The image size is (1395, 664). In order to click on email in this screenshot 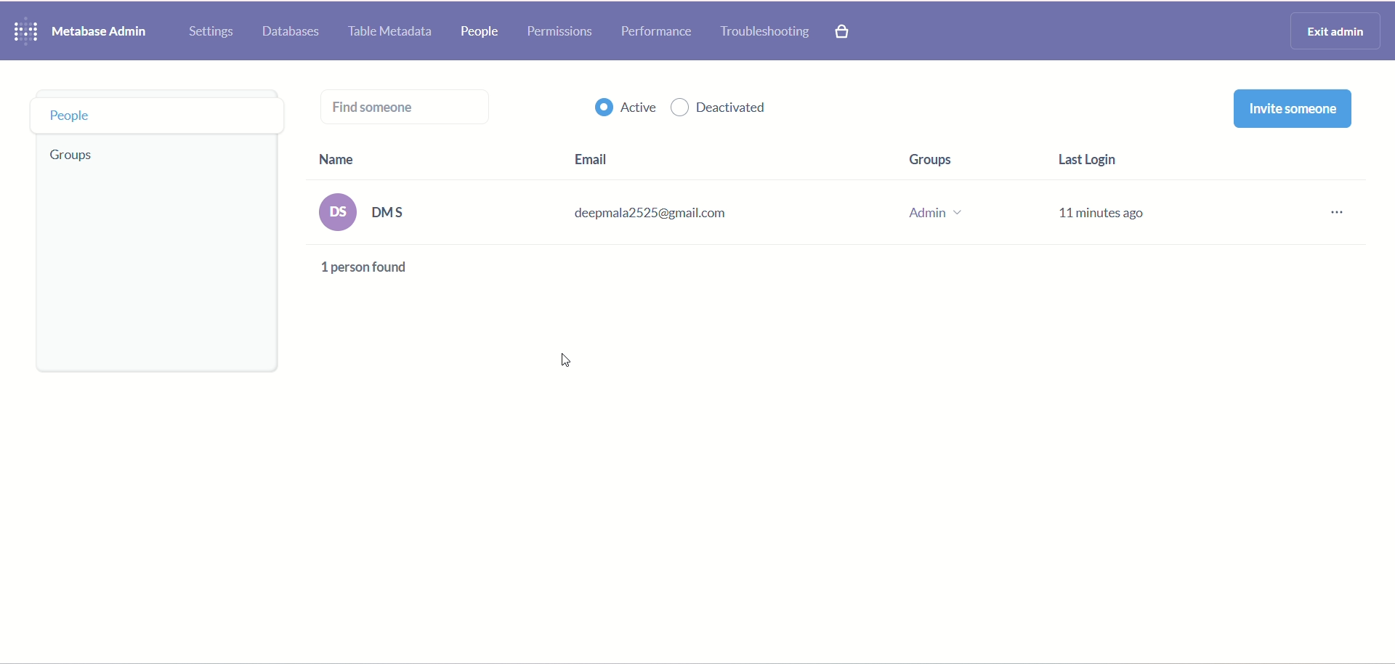, I will do `click(672, 197)`.